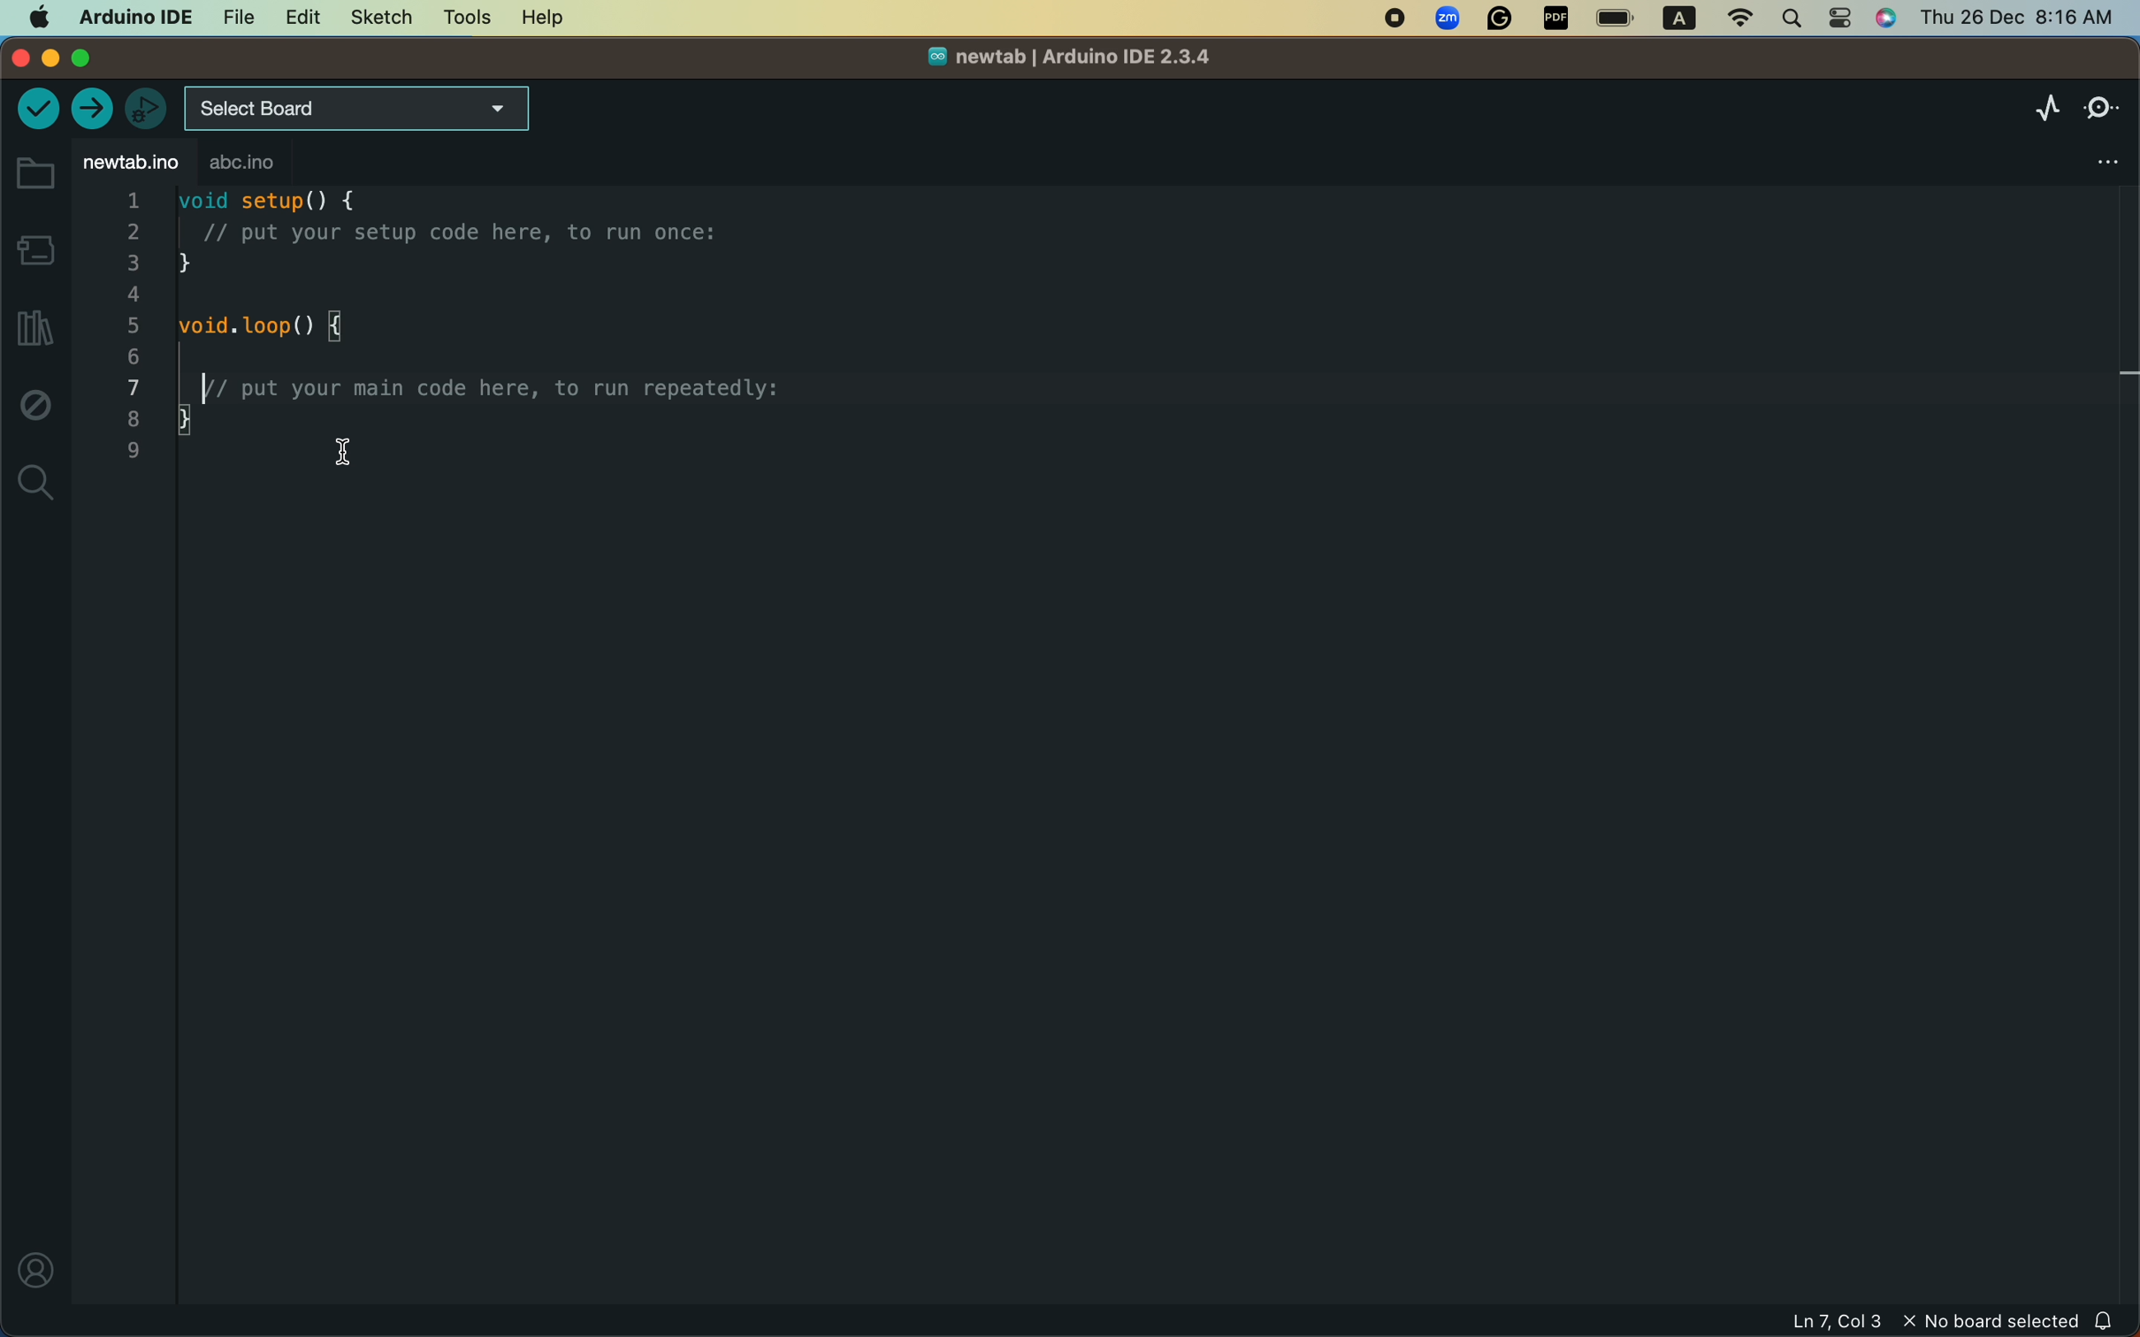 This screenshot has width=2140, height=1337. What do you see at coordinates (34, 248) in the screenshot?
I see `board manager` at bounding box center [34, 248].